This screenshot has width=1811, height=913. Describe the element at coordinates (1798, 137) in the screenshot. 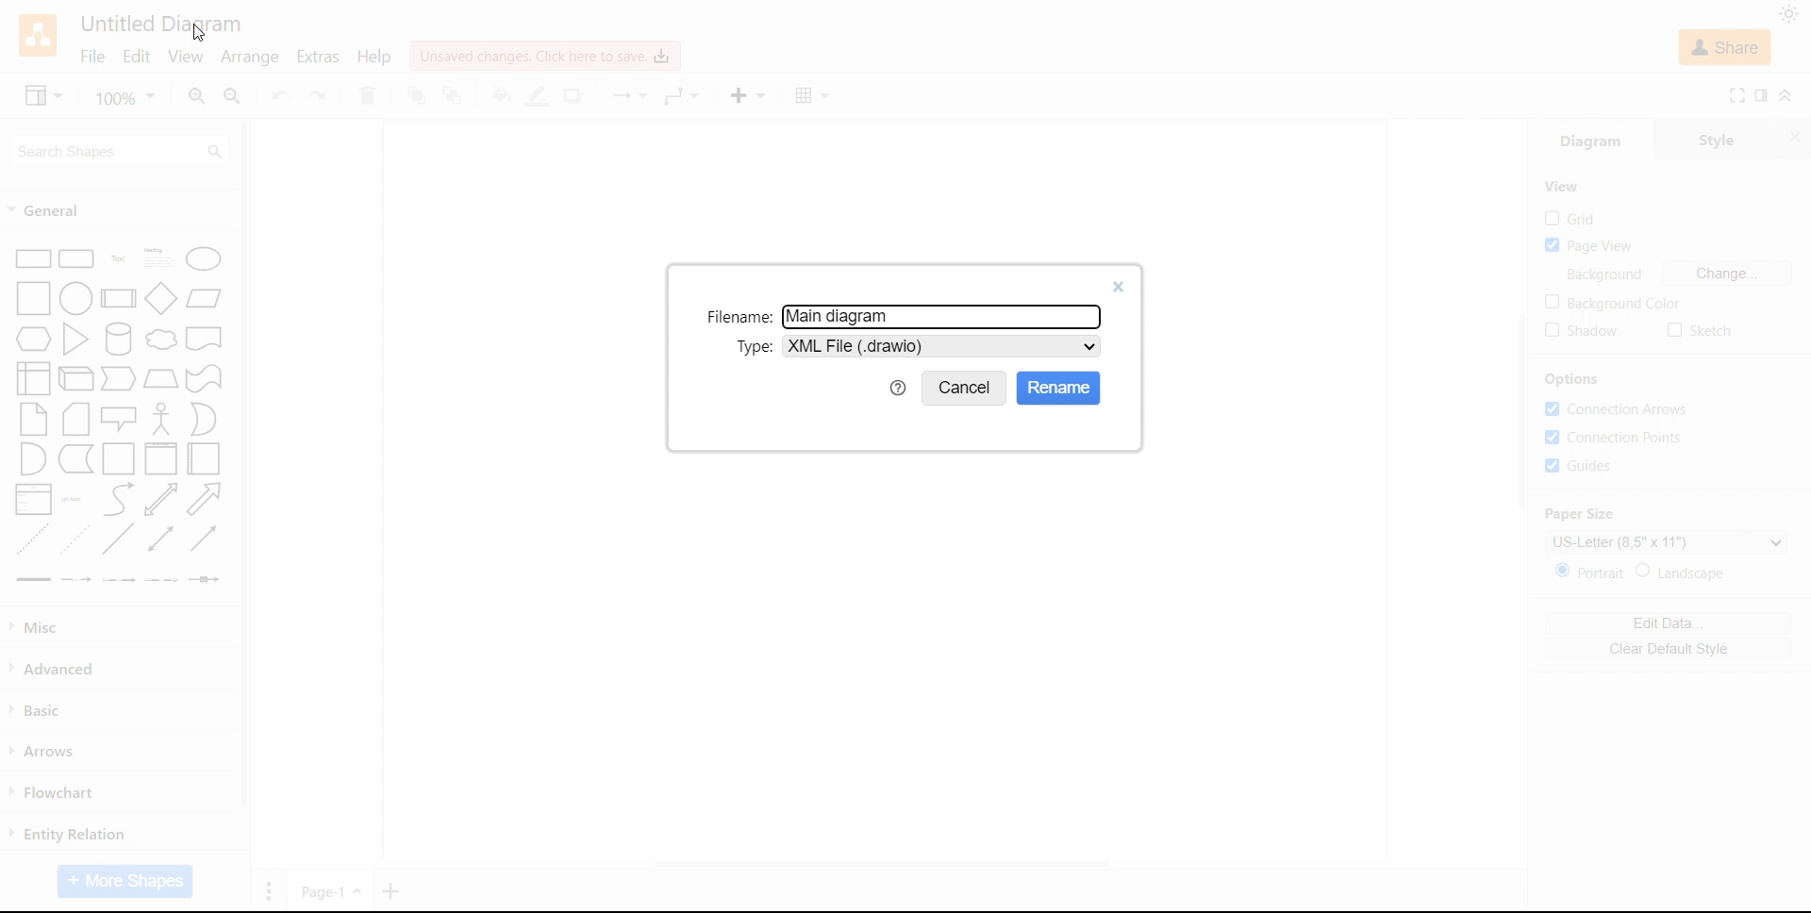

I see `Close tabs ` at that location.